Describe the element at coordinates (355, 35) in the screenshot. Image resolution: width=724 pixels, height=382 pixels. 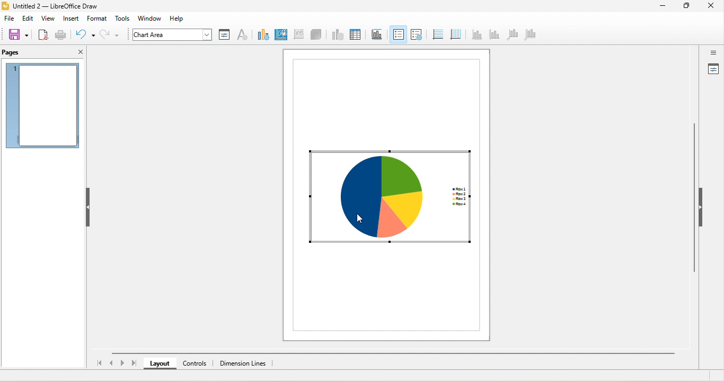
I see `data table` at that location.